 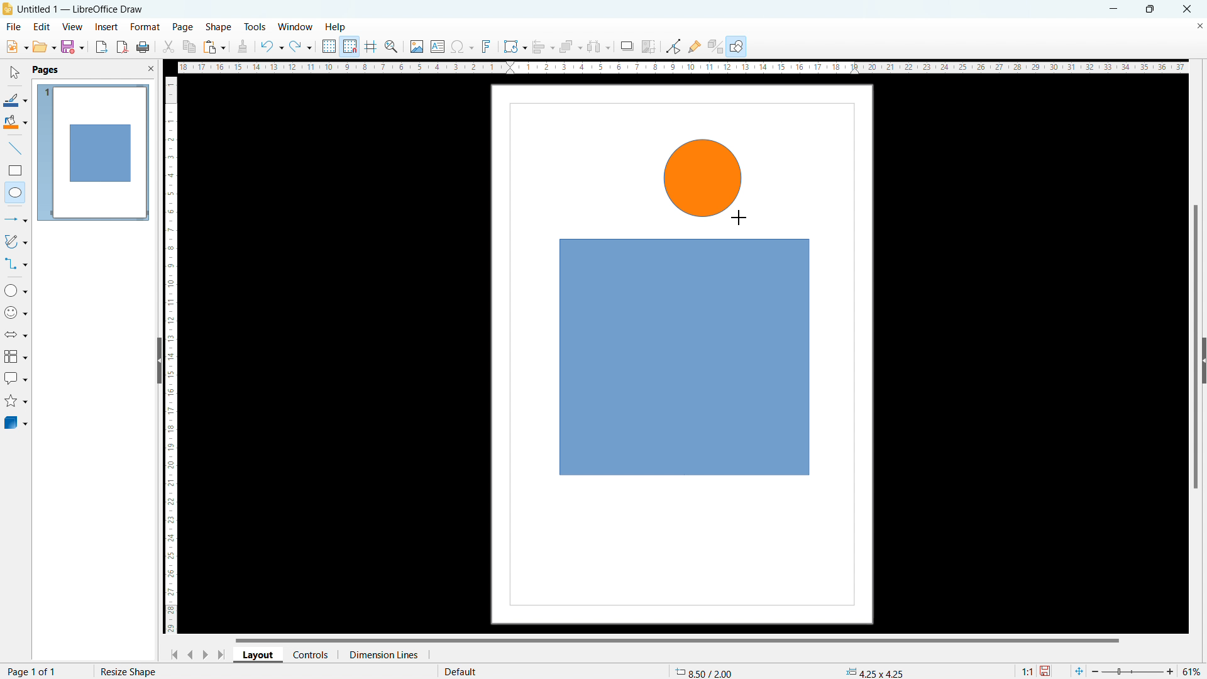 I want to click on action status, so click(x=126, y=671).